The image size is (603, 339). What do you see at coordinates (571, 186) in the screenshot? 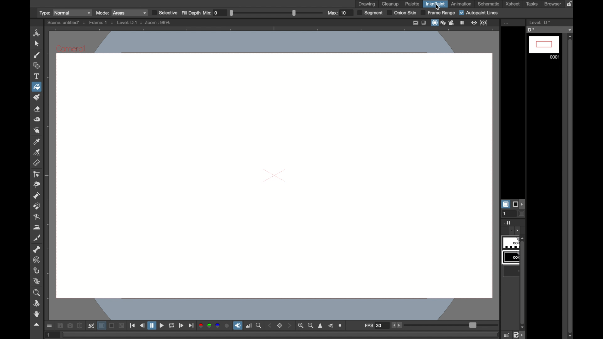
I see `scroll box` at bounding box center [571, 186].